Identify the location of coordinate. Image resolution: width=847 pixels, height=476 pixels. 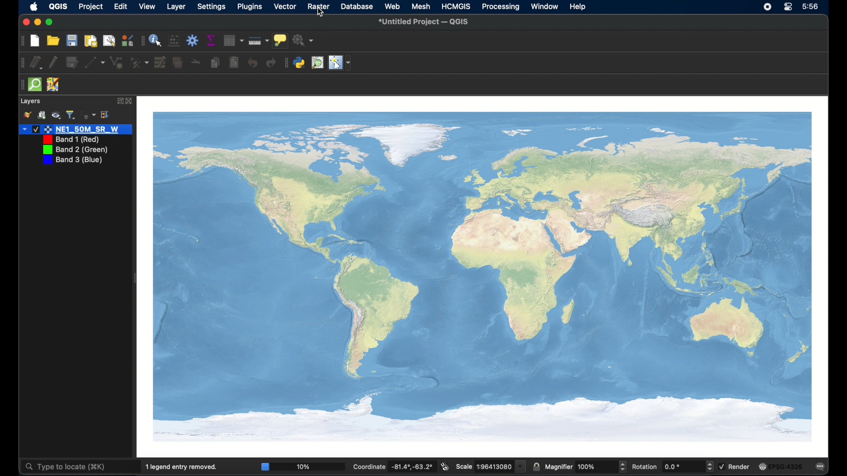
(396, 466).